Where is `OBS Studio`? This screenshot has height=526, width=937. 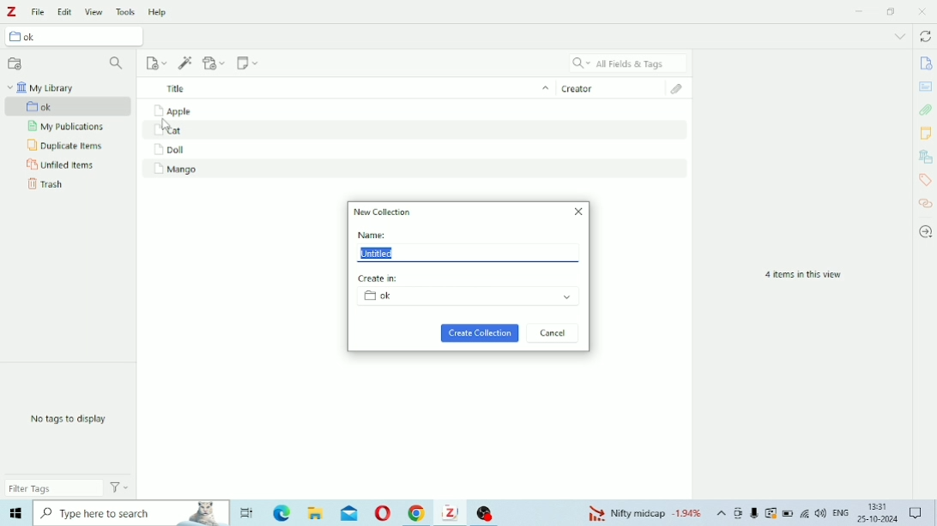 OBS Studio is located at coordinates (487, 512).